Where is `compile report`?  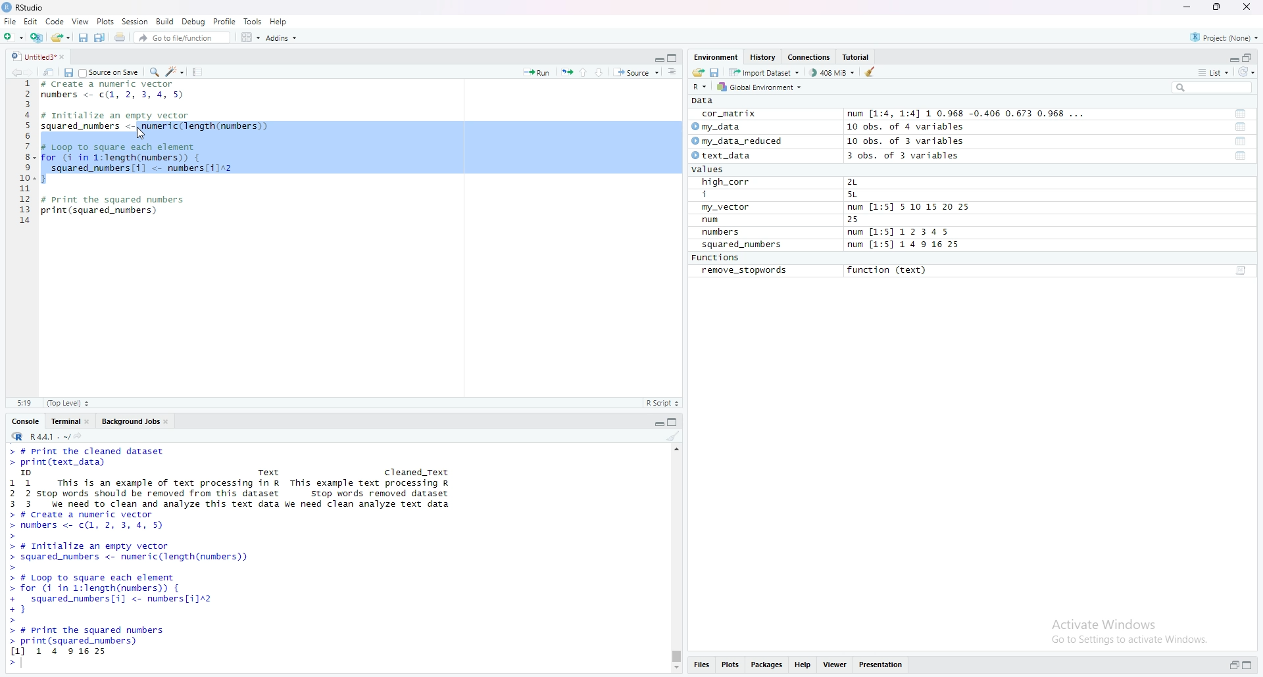 compile report is located at coordinates (197, 72).